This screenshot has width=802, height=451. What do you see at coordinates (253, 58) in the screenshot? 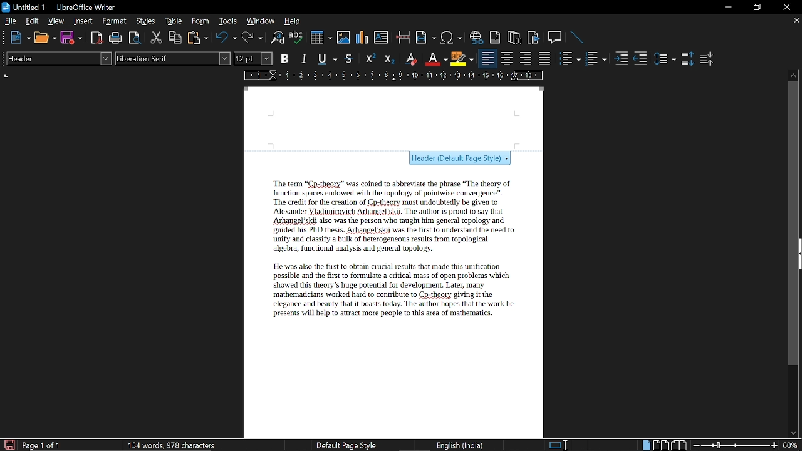
I see `Text size` at bounding box center [253, 58].